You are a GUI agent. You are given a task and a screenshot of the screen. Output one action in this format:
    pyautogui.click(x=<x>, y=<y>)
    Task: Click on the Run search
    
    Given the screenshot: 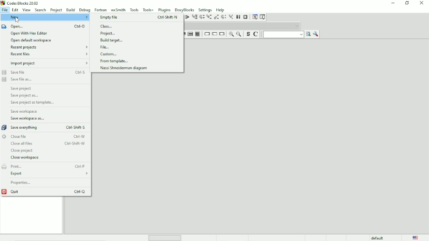 What is the action you would take?
    pyautogui.click(x=287, y=34)
    